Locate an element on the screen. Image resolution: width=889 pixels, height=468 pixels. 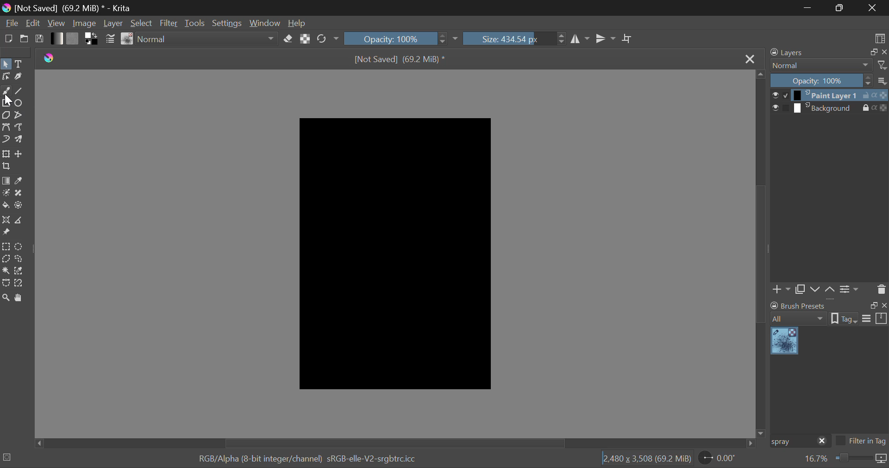
Window is located at coordinates (266, 22).